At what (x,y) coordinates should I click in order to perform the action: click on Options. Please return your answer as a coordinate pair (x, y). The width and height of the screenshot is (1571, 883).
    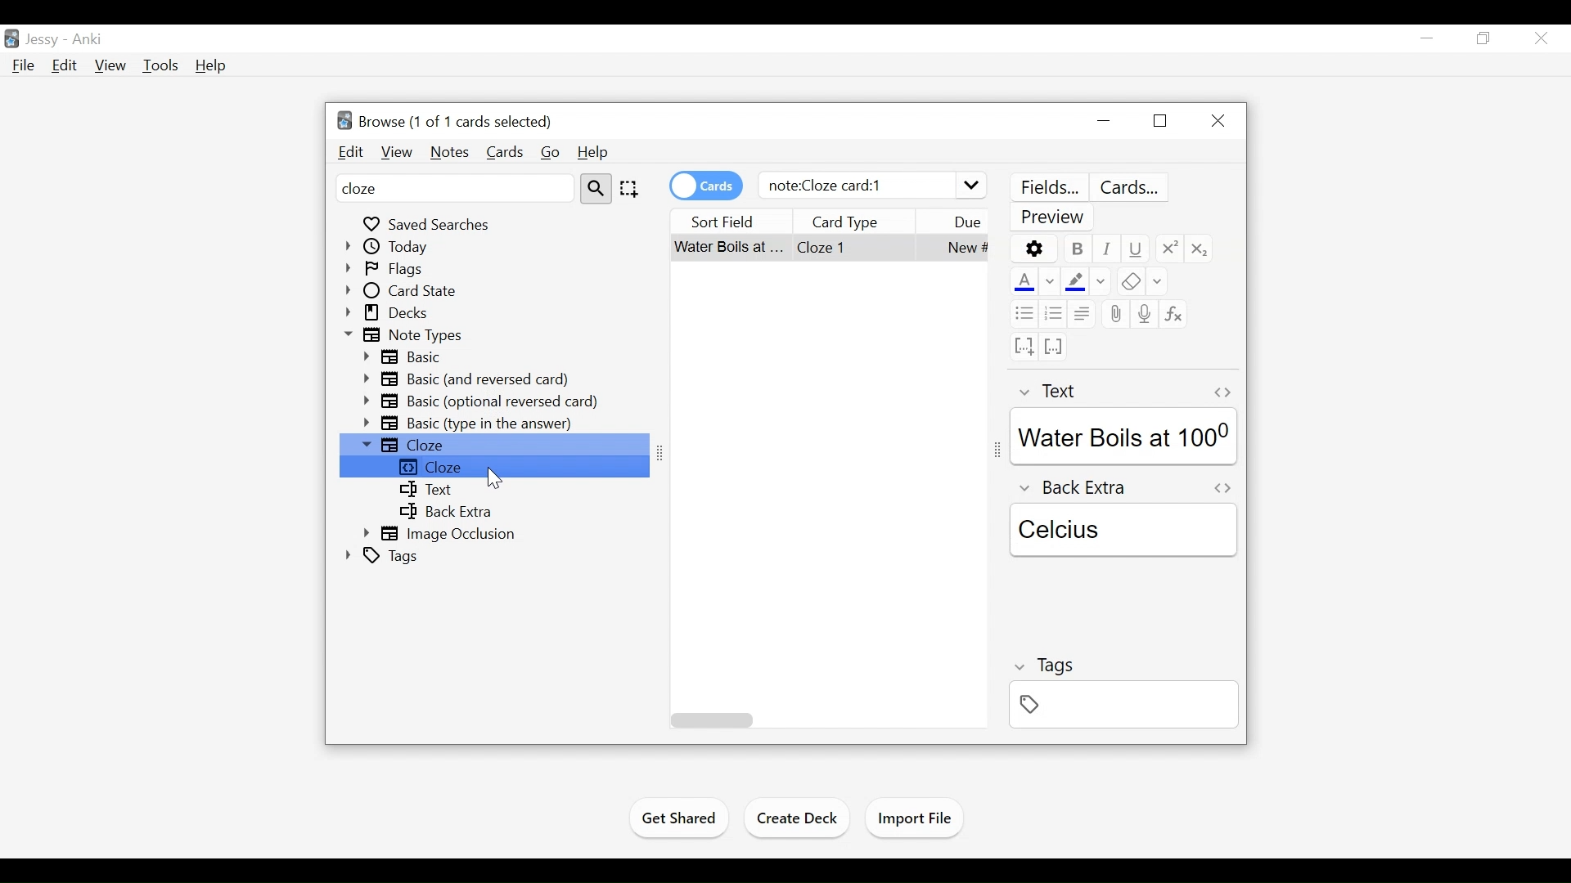
    Looking at the image, I should click on (1034, 249).